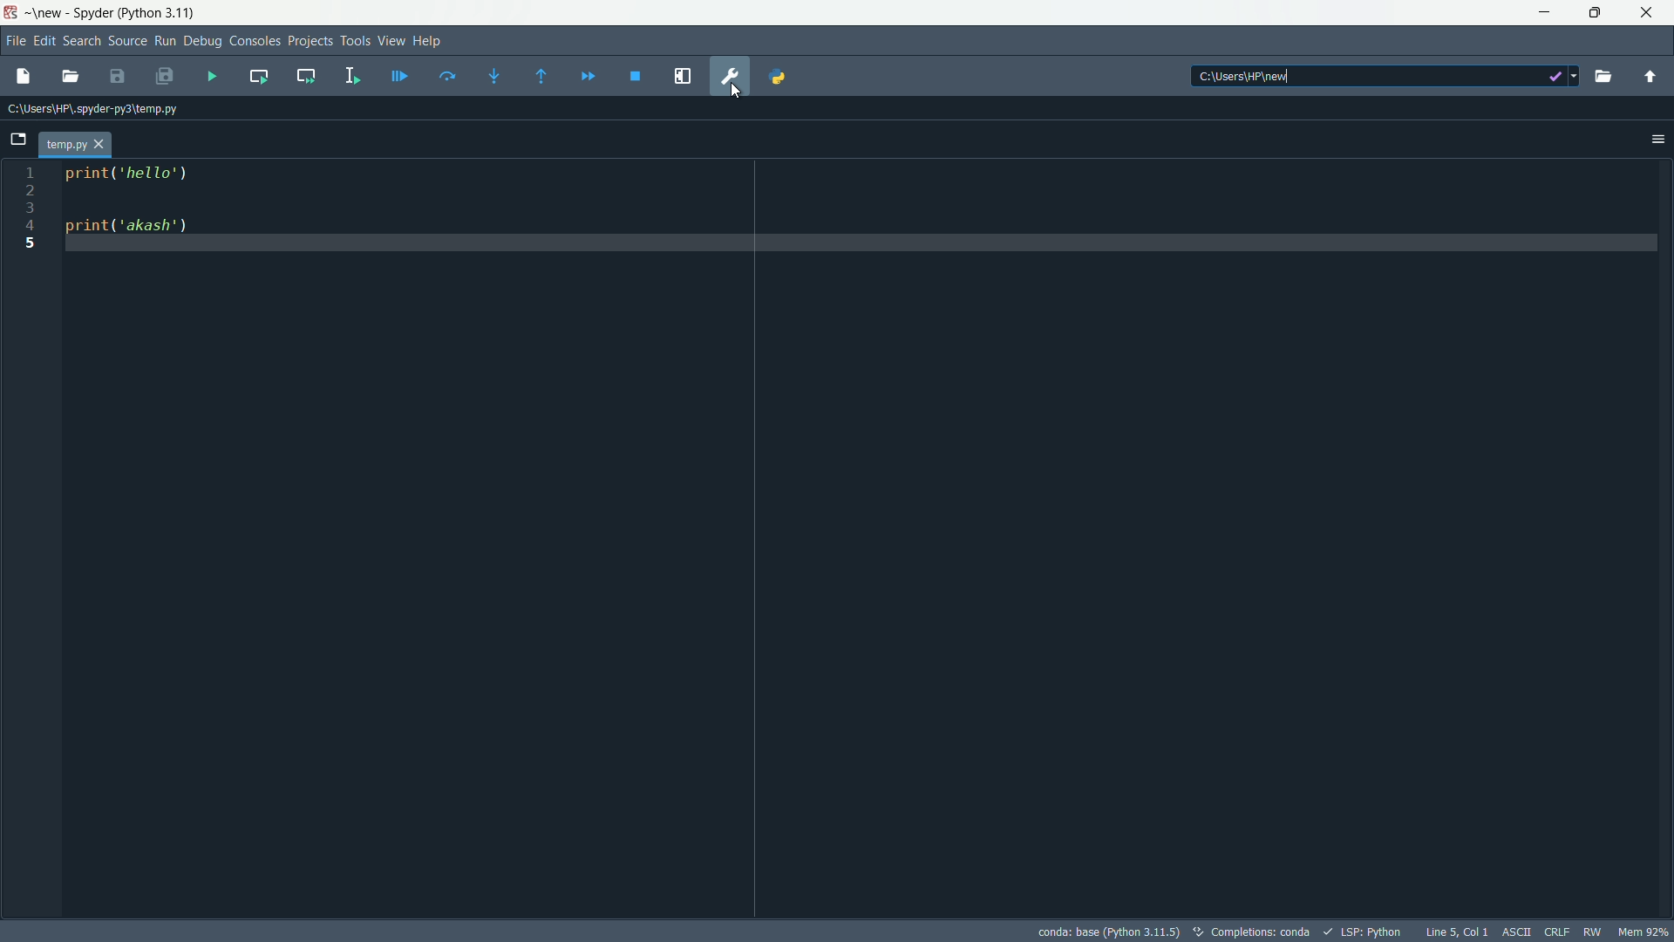  I want to click on Spyder Desktop Icon, so click(11, 14).